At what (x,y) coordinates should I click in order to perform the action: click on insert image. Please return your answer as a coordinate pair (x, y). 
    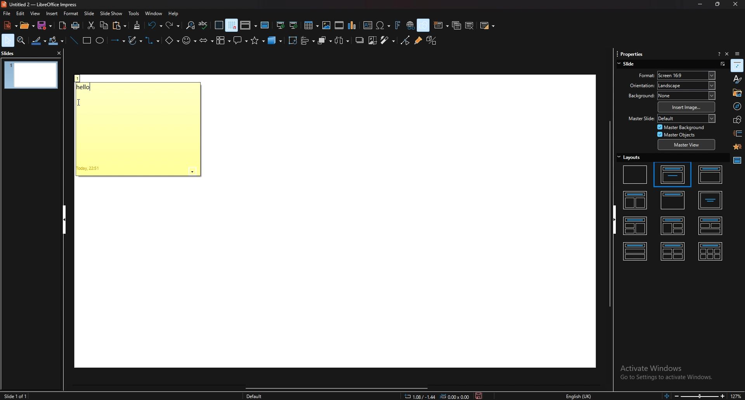
    Looking at the image, I should click on (686, 107).